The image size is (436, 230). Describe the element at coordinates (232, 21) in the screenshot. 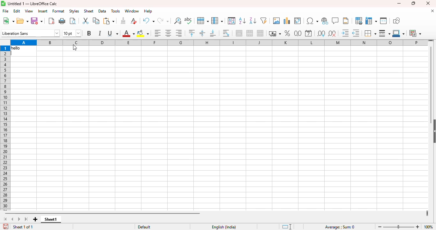

I see `sort` at that location.